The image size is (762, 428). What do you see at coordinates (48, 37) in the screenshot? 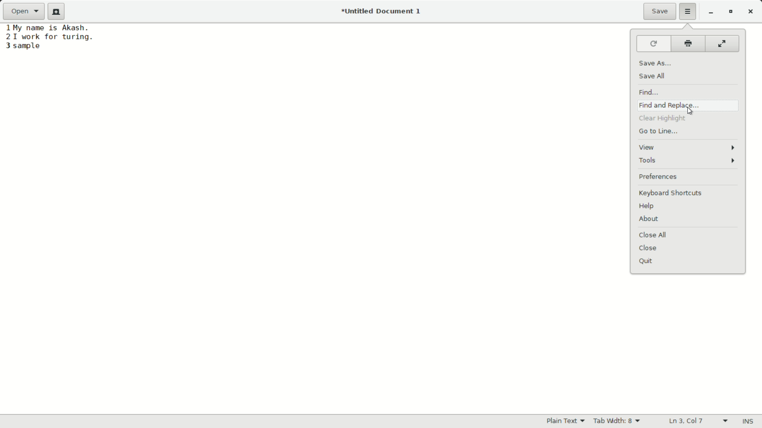
I see `21 work for turing.` at bounding box center [48, 37].